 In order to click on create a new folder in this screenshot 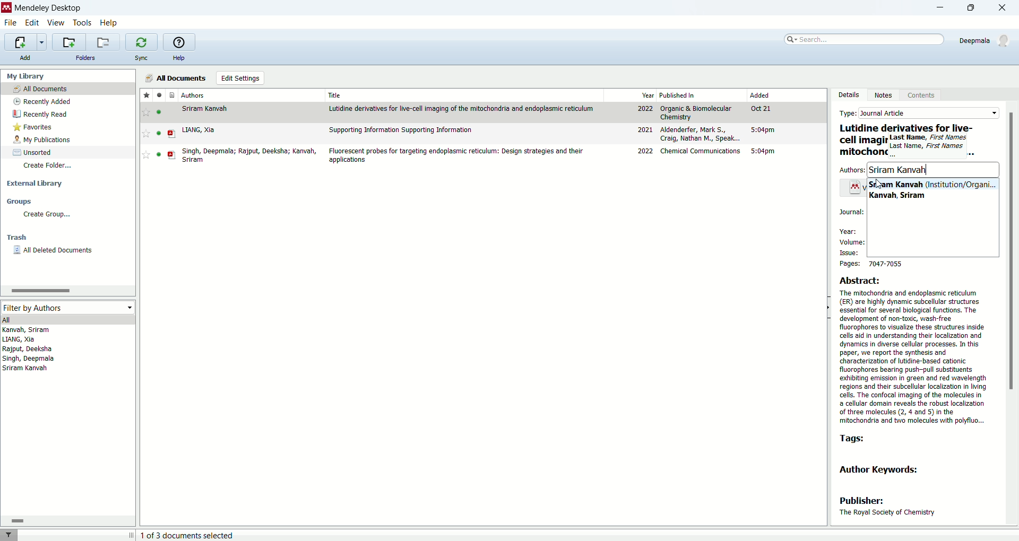, I will do `click(70, 42)`.